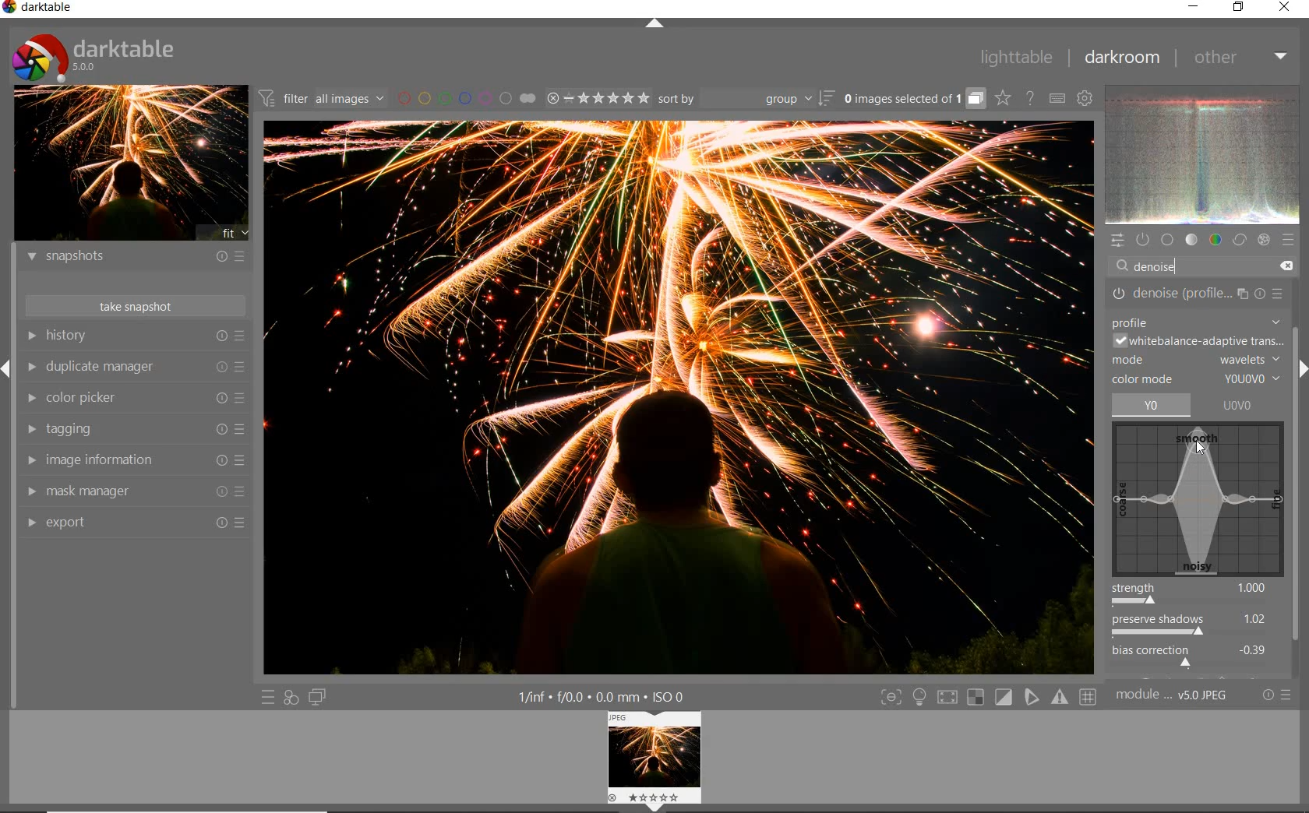 This screenshot has height=813, width=1309. Describe the element at coordinates (1198, 294) in the screenshot. I see `DENOISE` at that location.